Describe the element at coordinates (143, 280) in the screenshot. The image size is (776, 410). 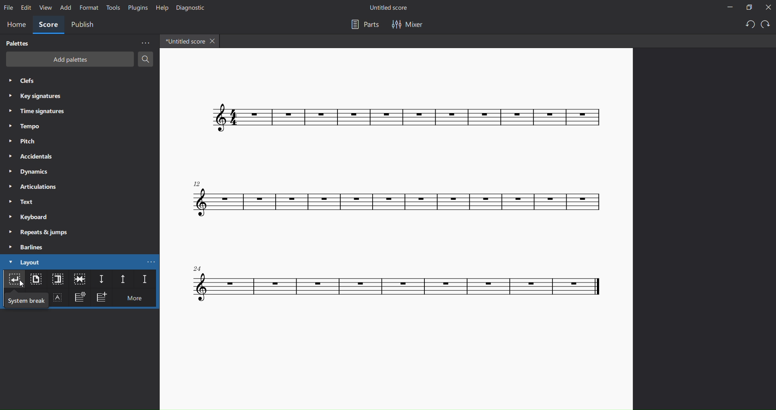
I see `staff spacer fixed down` at that location.